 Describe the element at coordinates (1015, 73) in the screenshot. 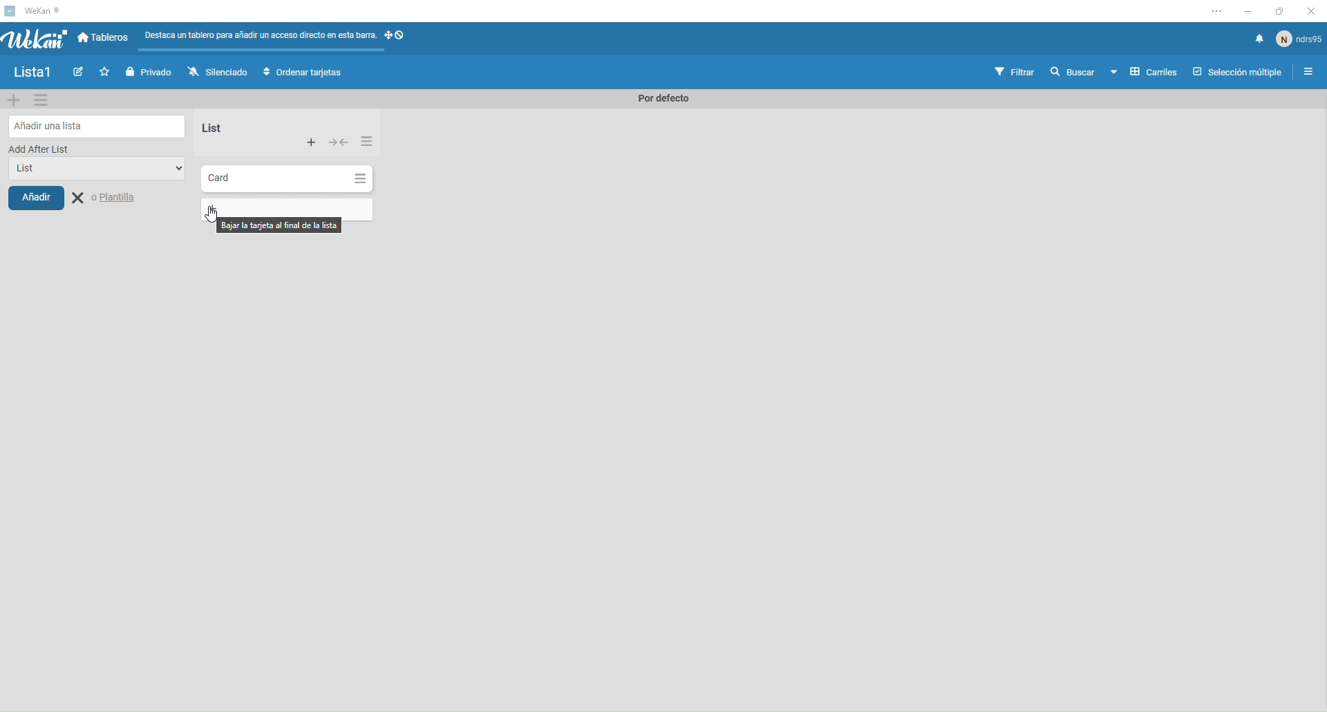

I see `Filter` at that location.